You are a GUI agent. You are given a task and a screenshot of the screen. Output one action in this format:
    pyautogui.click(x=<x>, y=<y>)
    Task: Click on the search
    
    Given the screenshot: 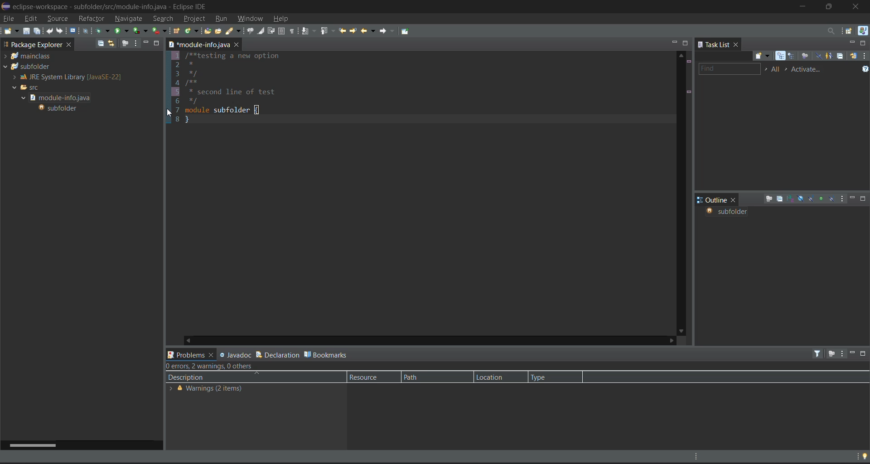 What is the action you would take?
    pyautogui.click(x=235, y=32)
    